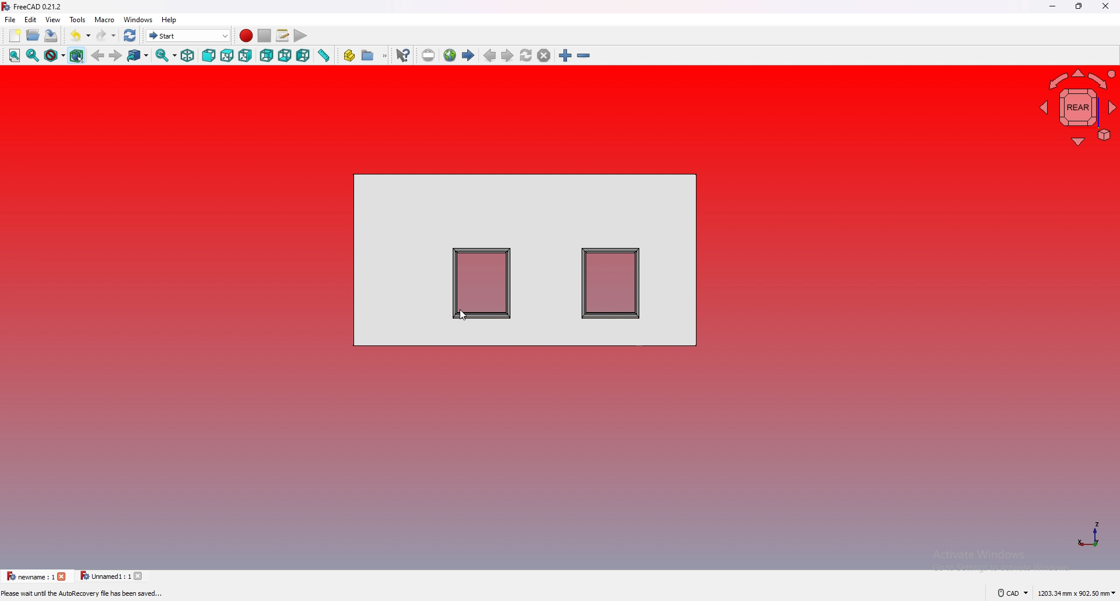  Describe the element at coordinates (526, 54) in the screenshot. I see `refresh web page` at that location.